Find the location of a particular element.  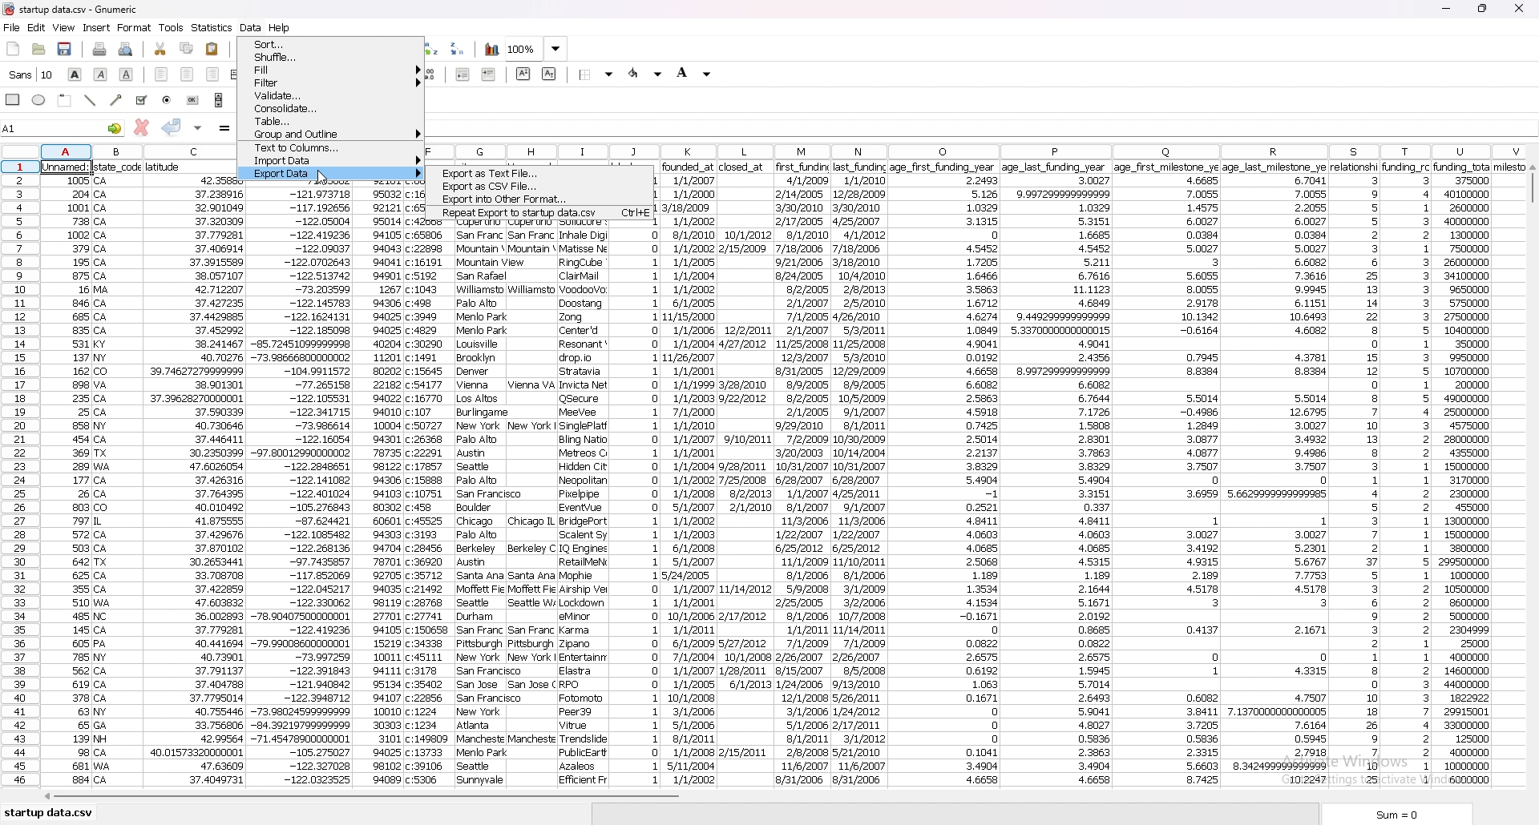

sort descending is located at coordinates (458, 48).